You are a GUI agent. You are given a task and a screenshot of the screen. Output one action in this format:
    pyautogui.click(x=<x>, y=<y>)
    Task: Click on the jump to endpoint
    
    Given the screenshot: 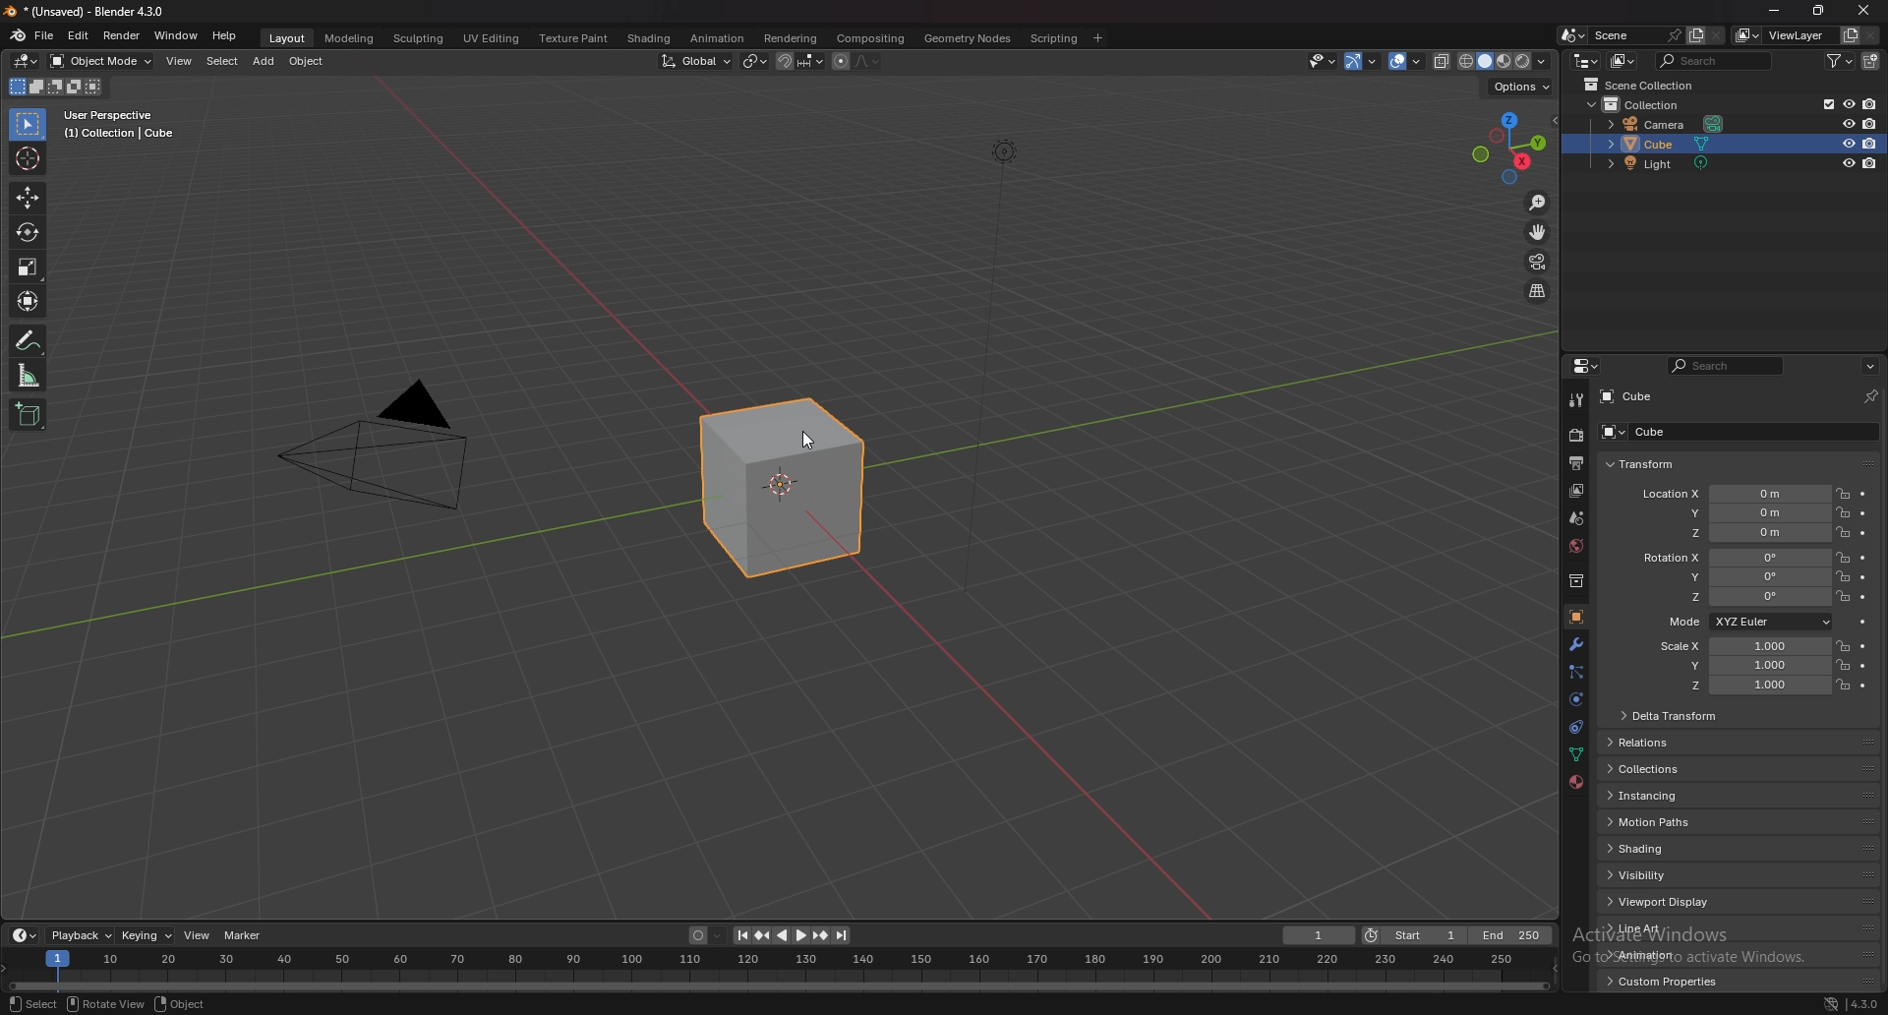 What is the action you would take?
    pyautogui.click(x=739, y=935)
    